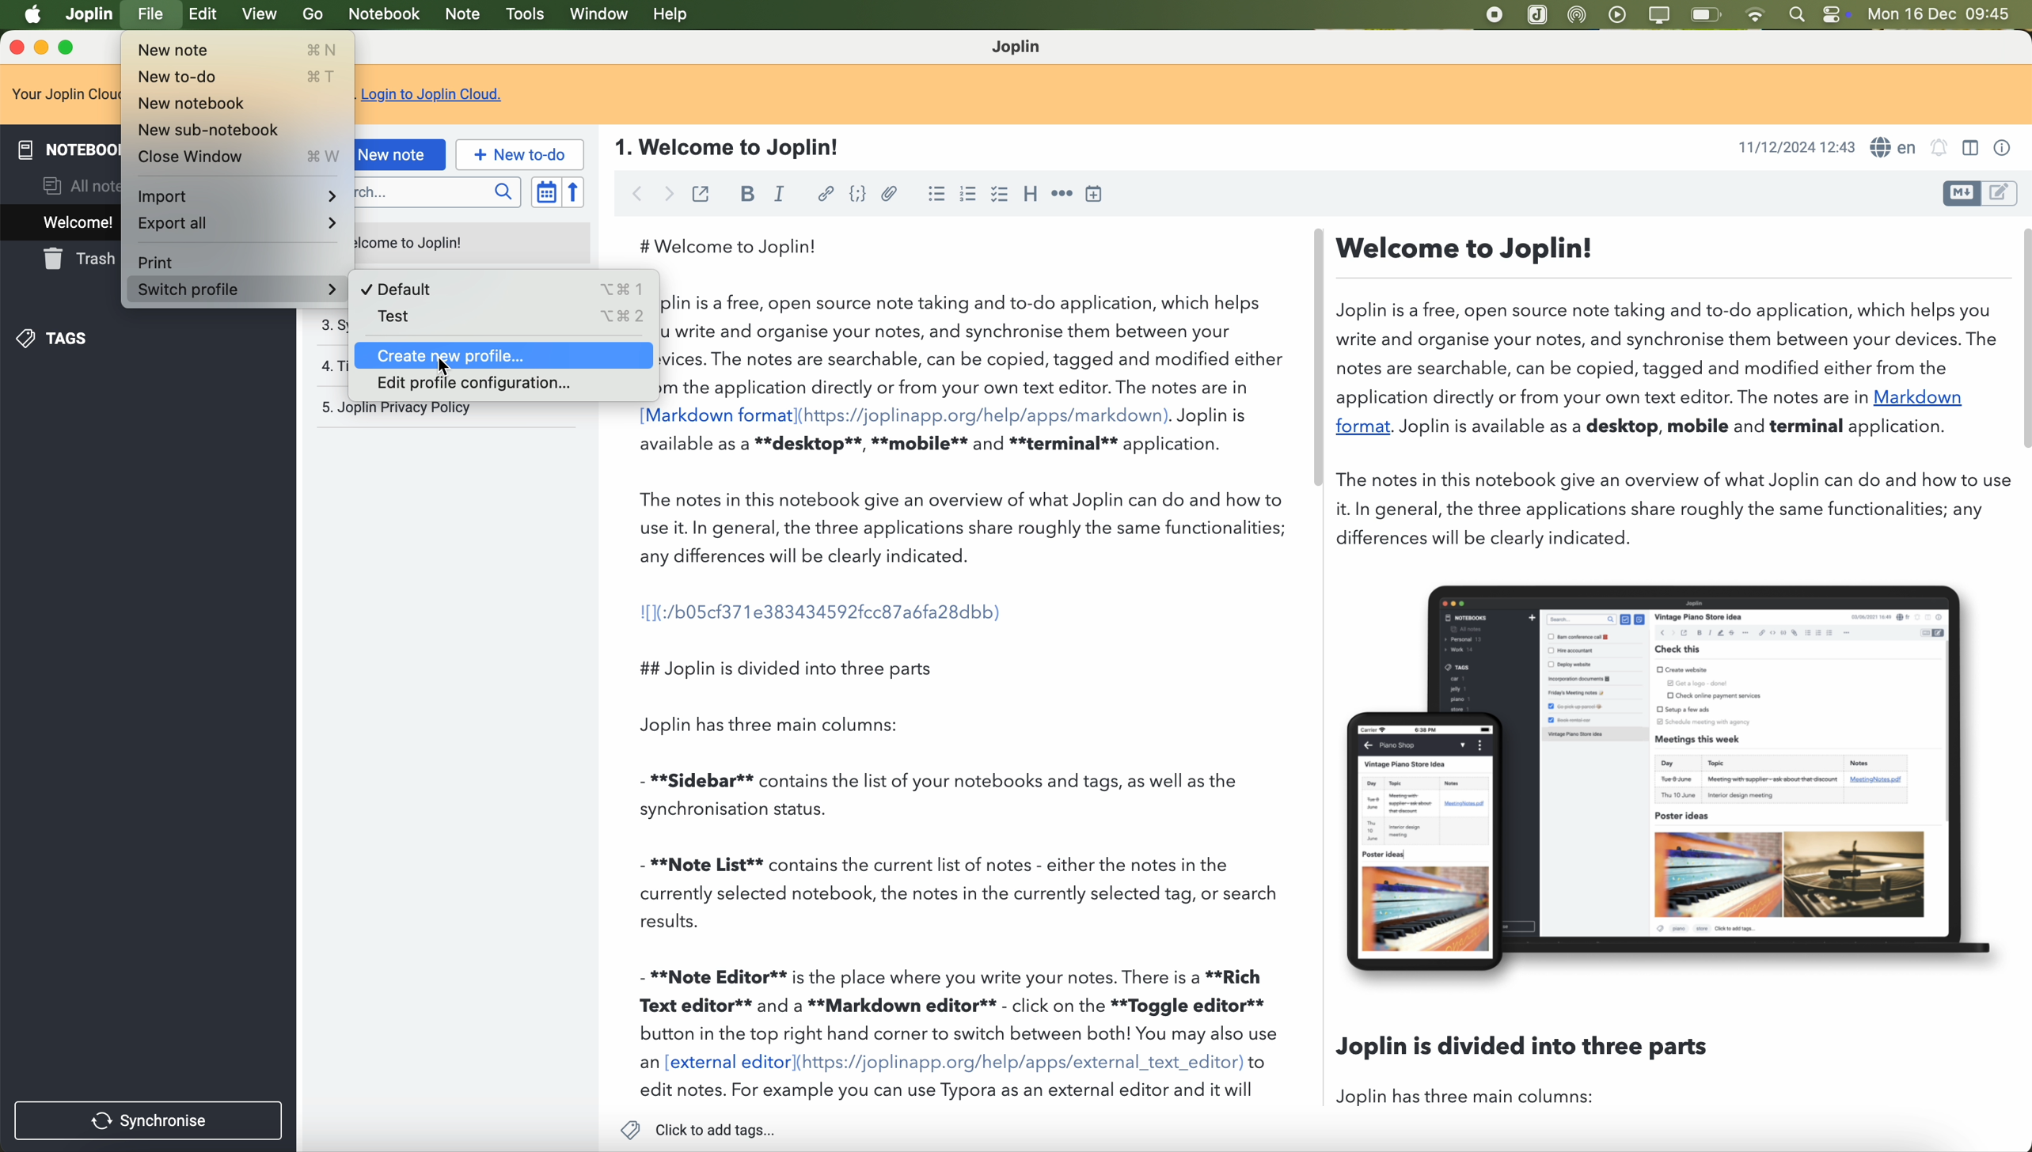 Image resolution: width=2032 pixels, height=1152 pixels. I want to click on horizontal rule, so click(1062, 193).